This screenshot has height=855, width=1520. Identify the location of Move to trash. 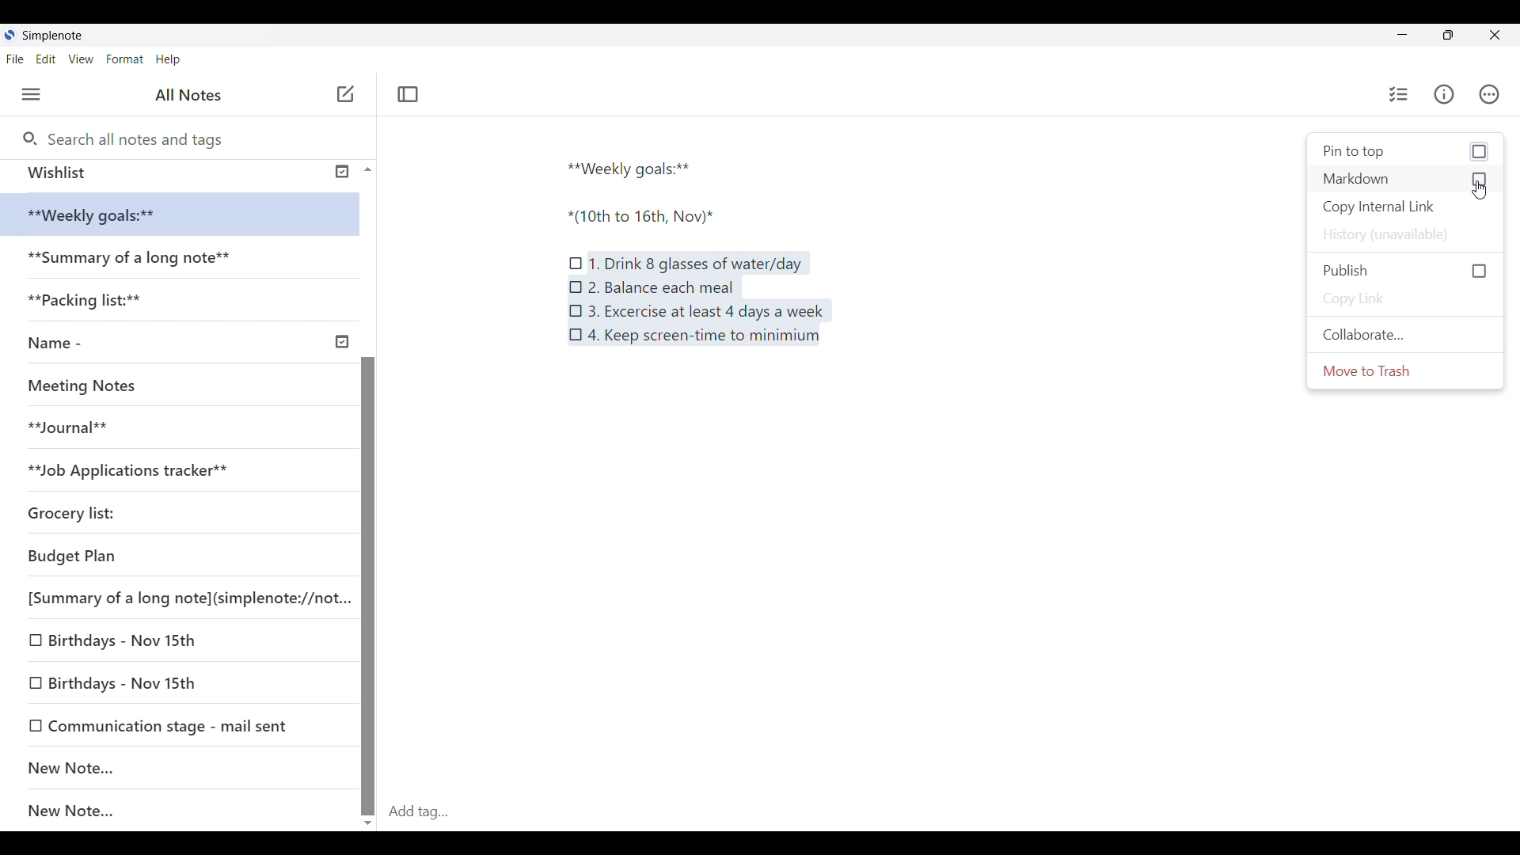
(1376, 375).